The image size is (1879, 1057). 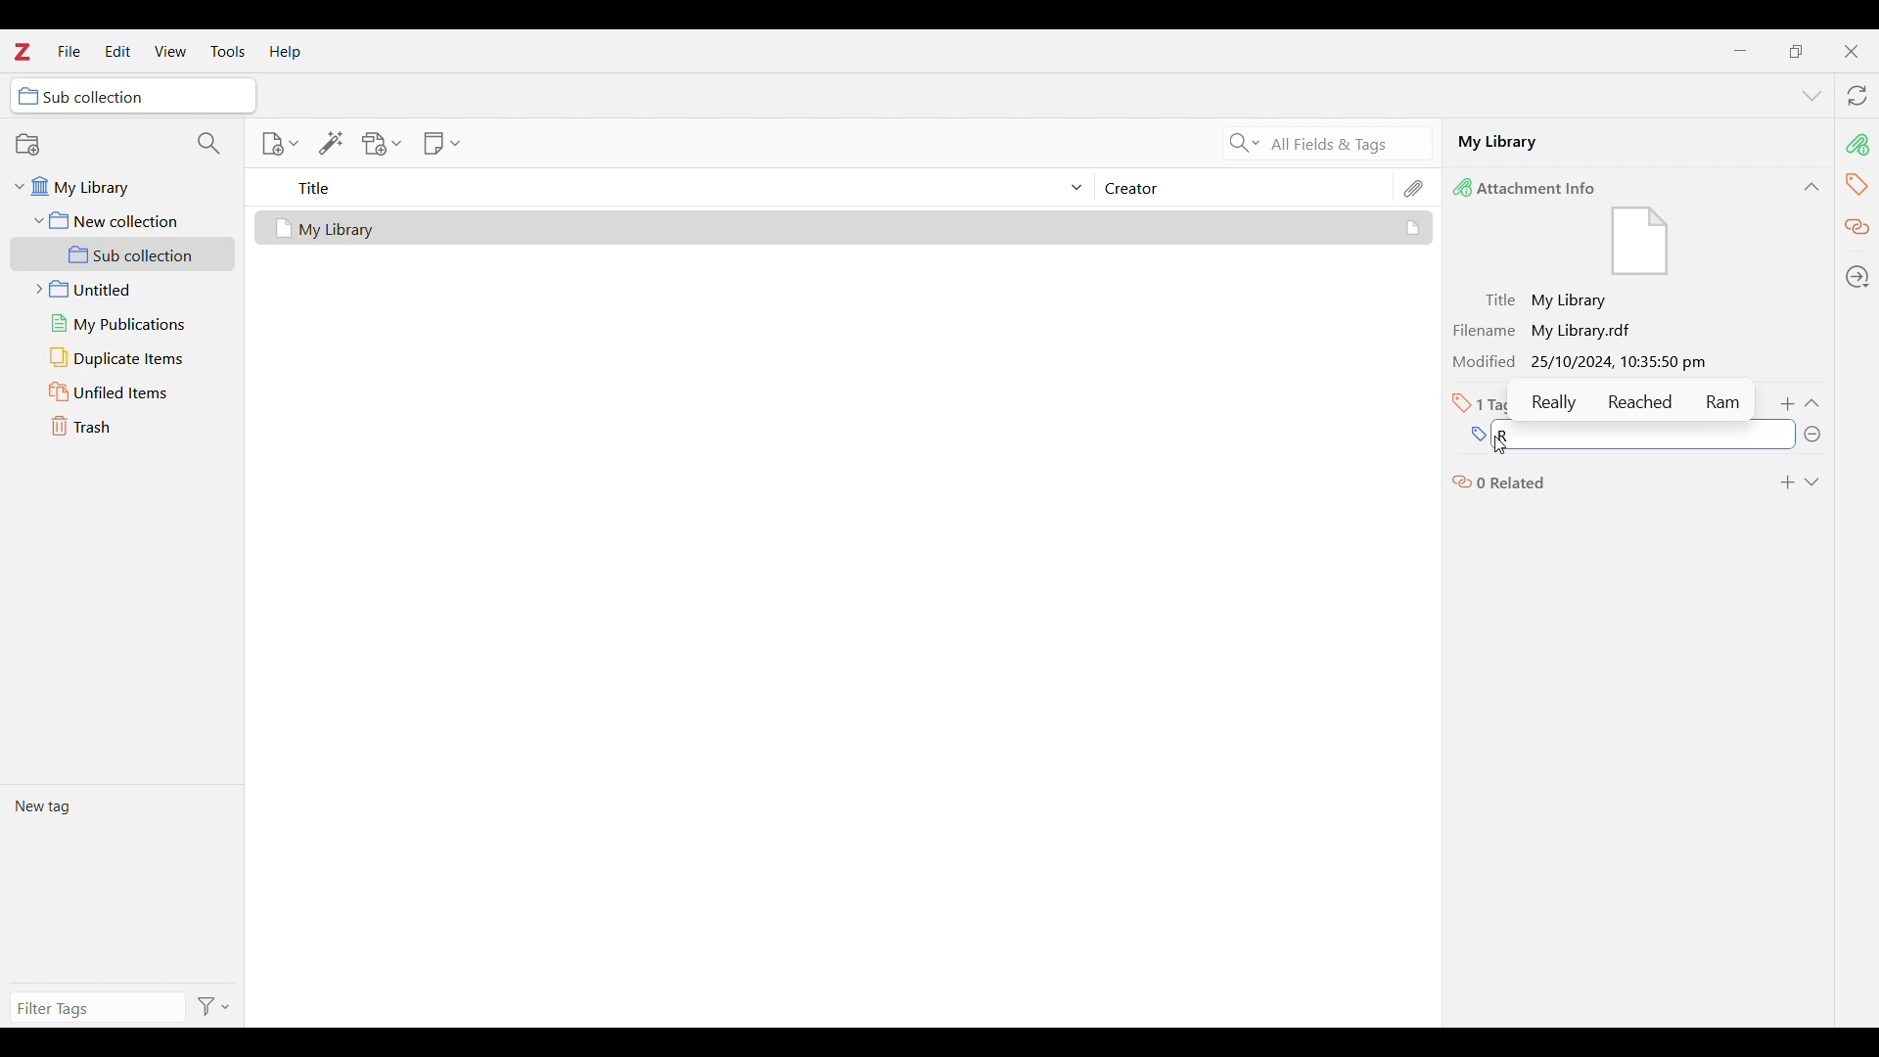 I want to click on Related, so click(x=1858, y=228).